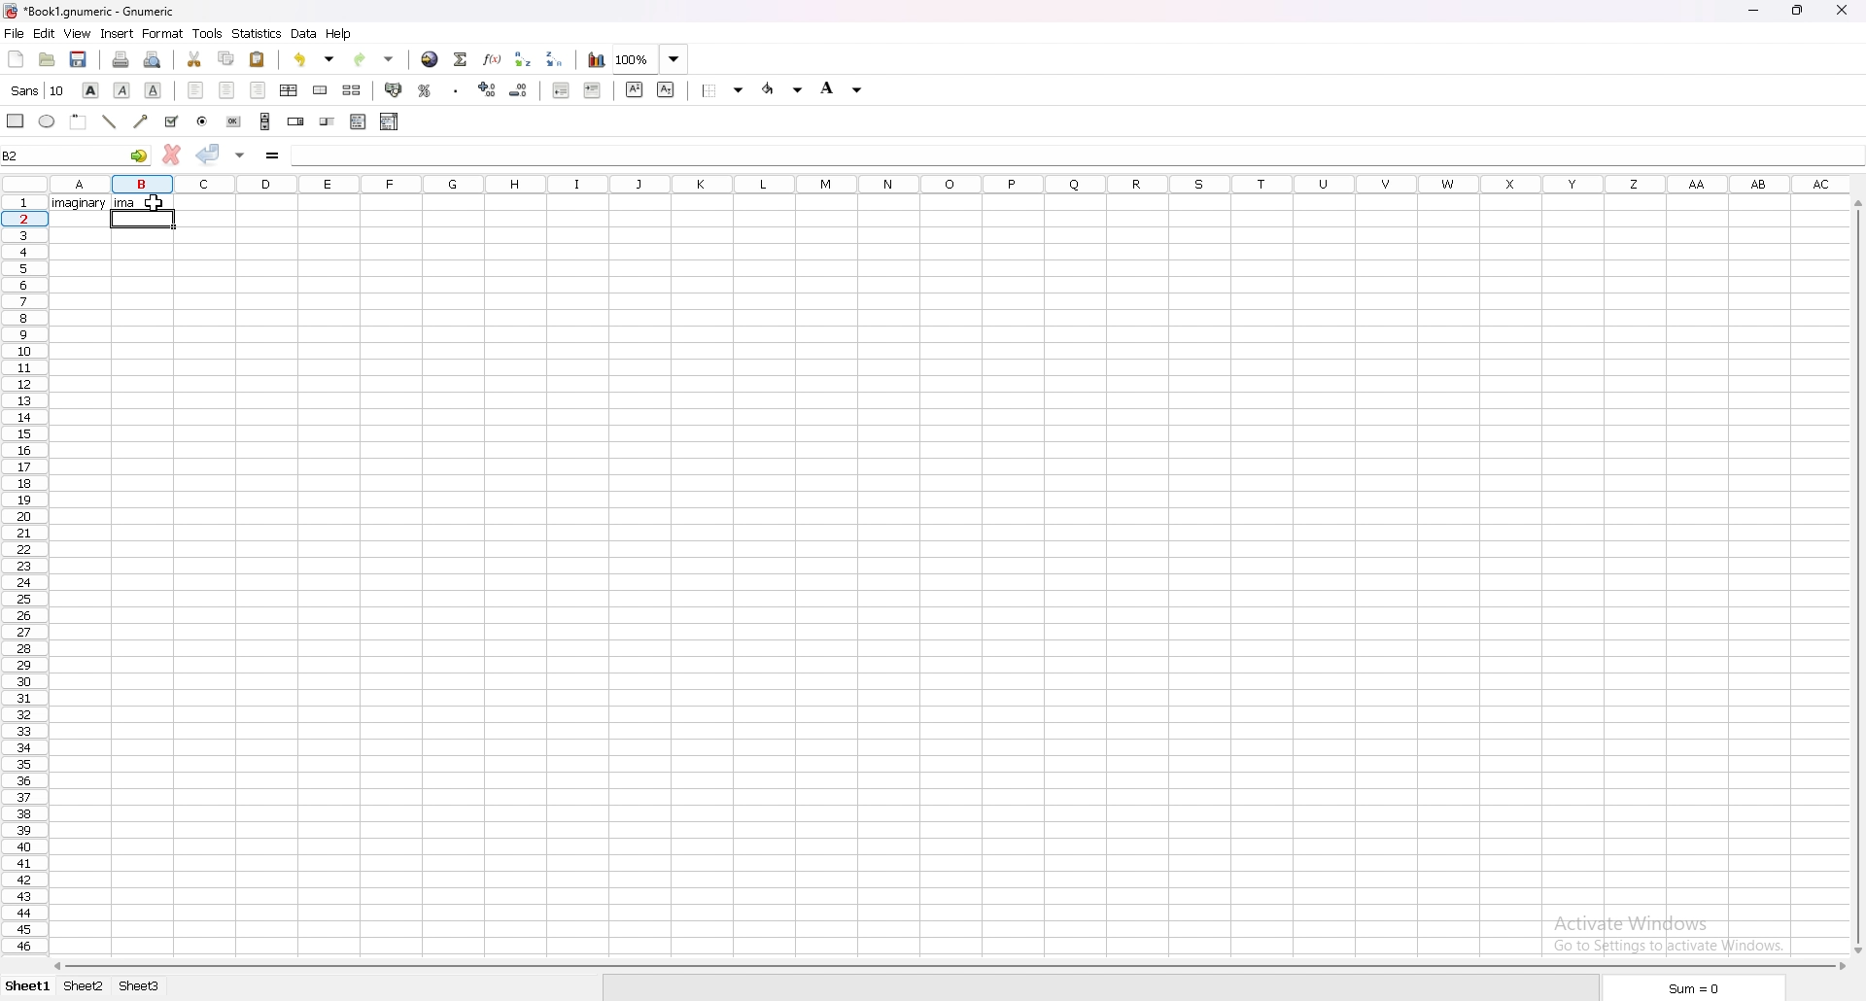 Image resolution: width=1866 pixels, height=1001 pixels. I want to click on bold, so click(92, 89).